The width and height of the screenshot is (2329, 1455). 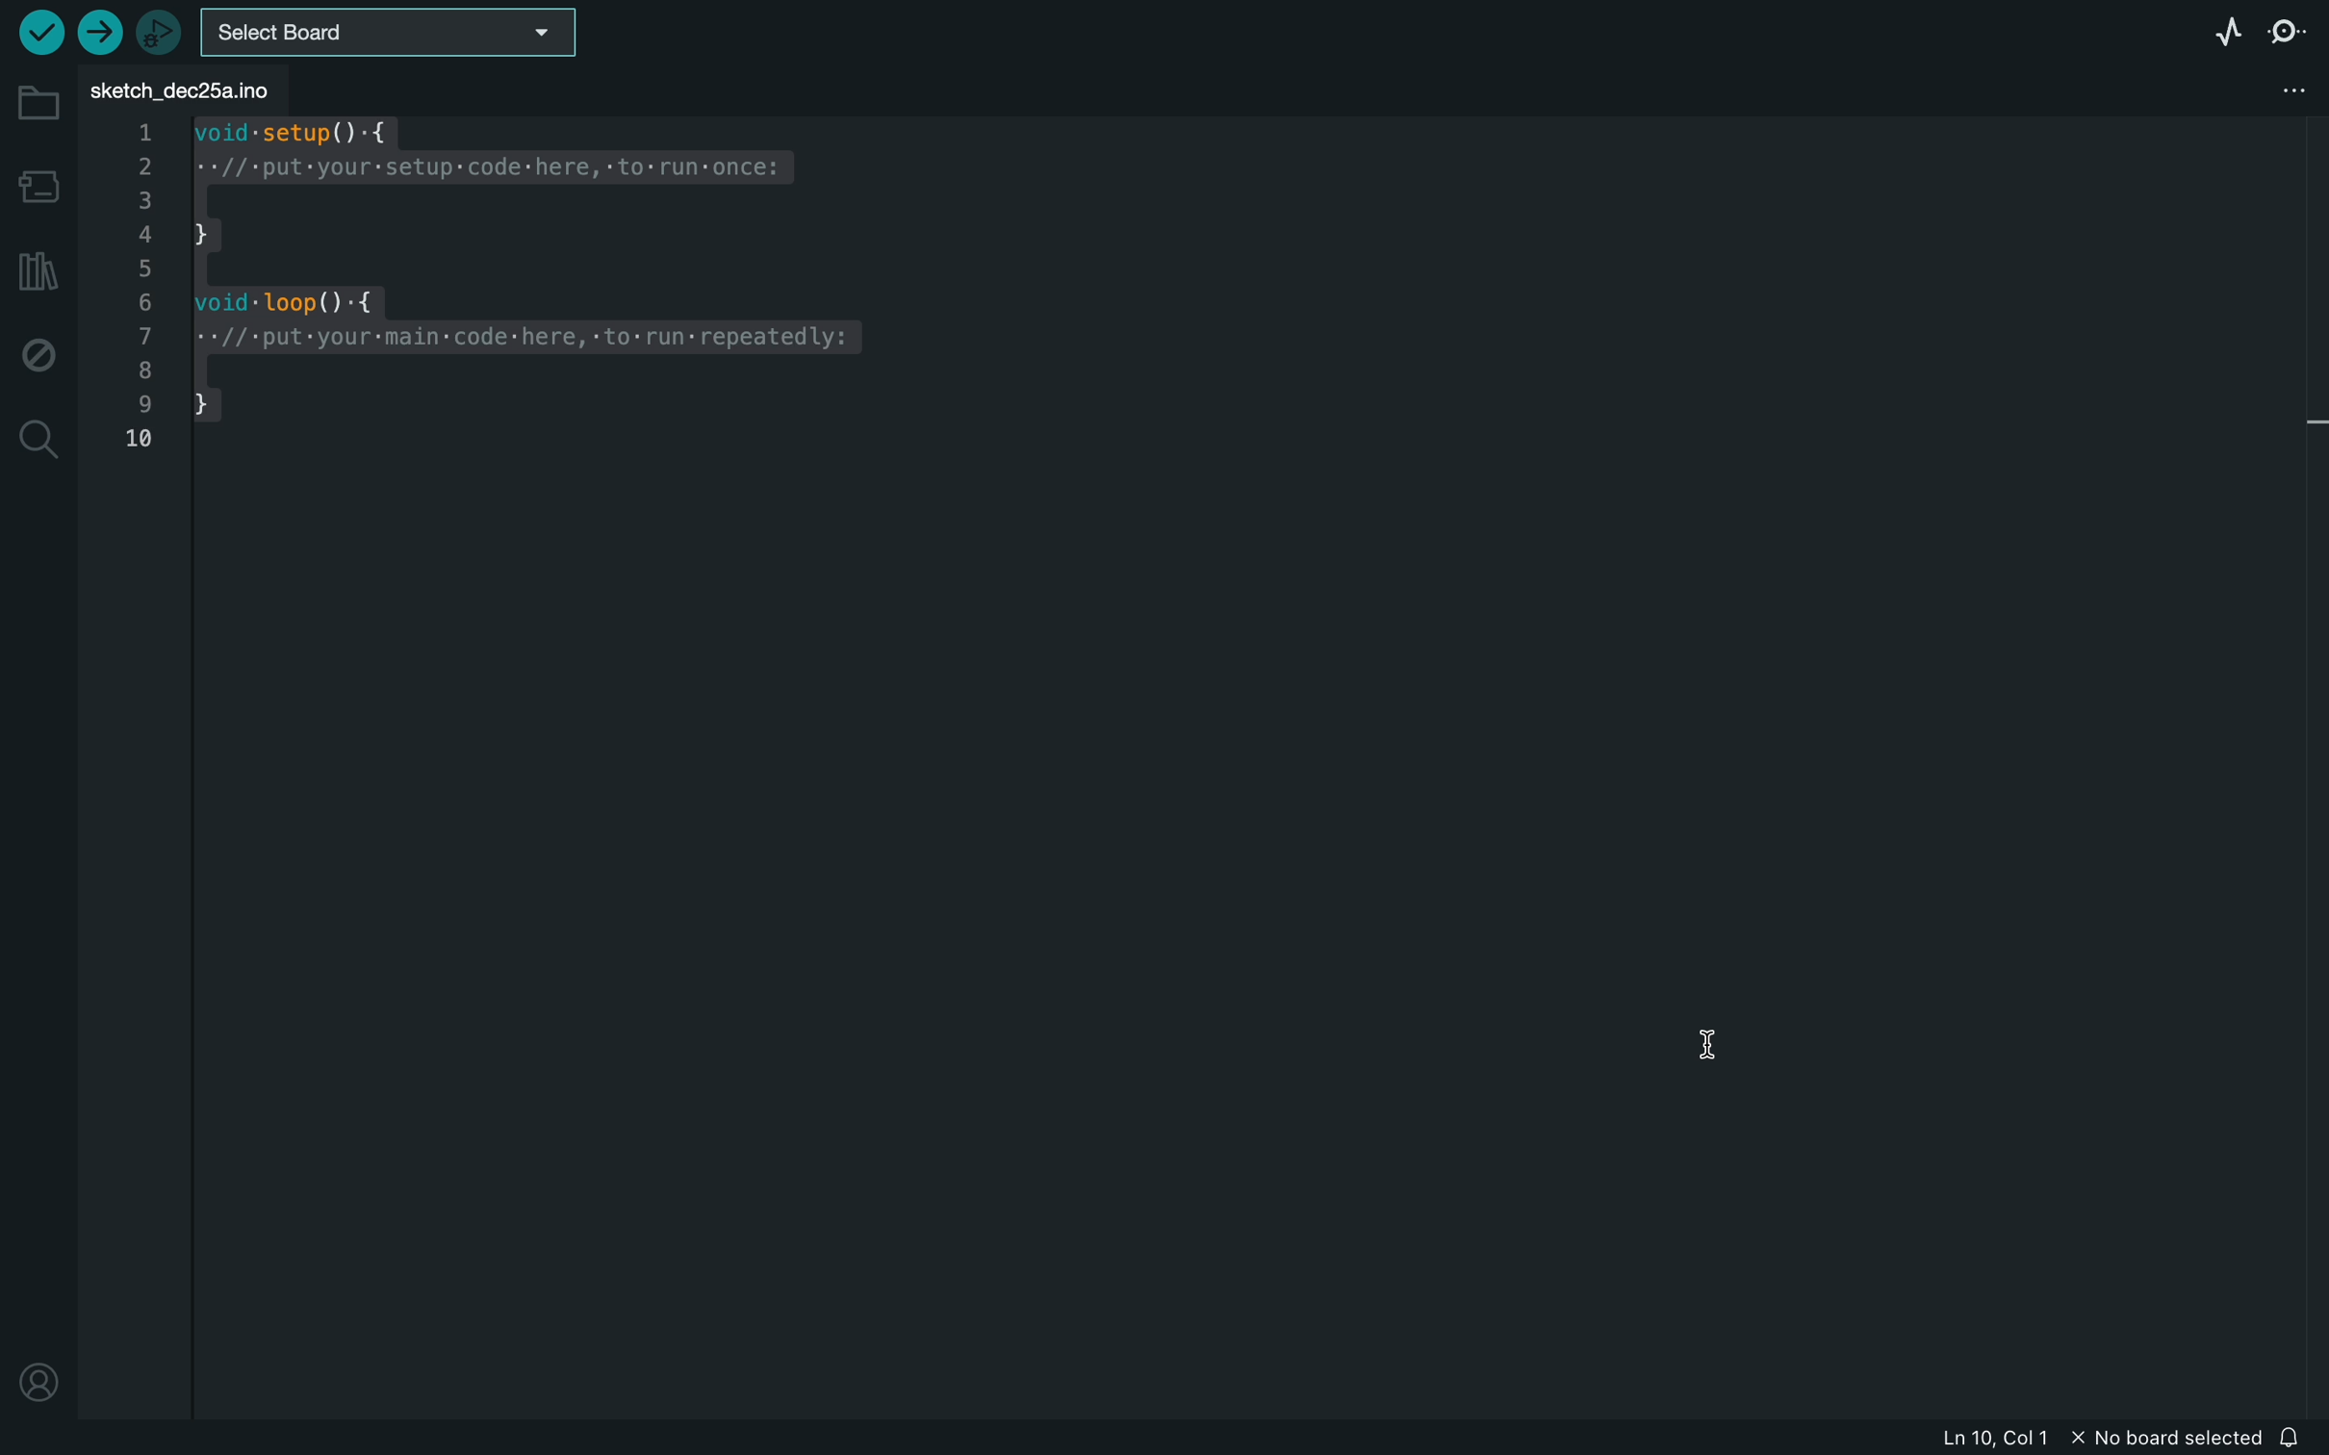 I want to click on verify, so click(x=44, y=33).